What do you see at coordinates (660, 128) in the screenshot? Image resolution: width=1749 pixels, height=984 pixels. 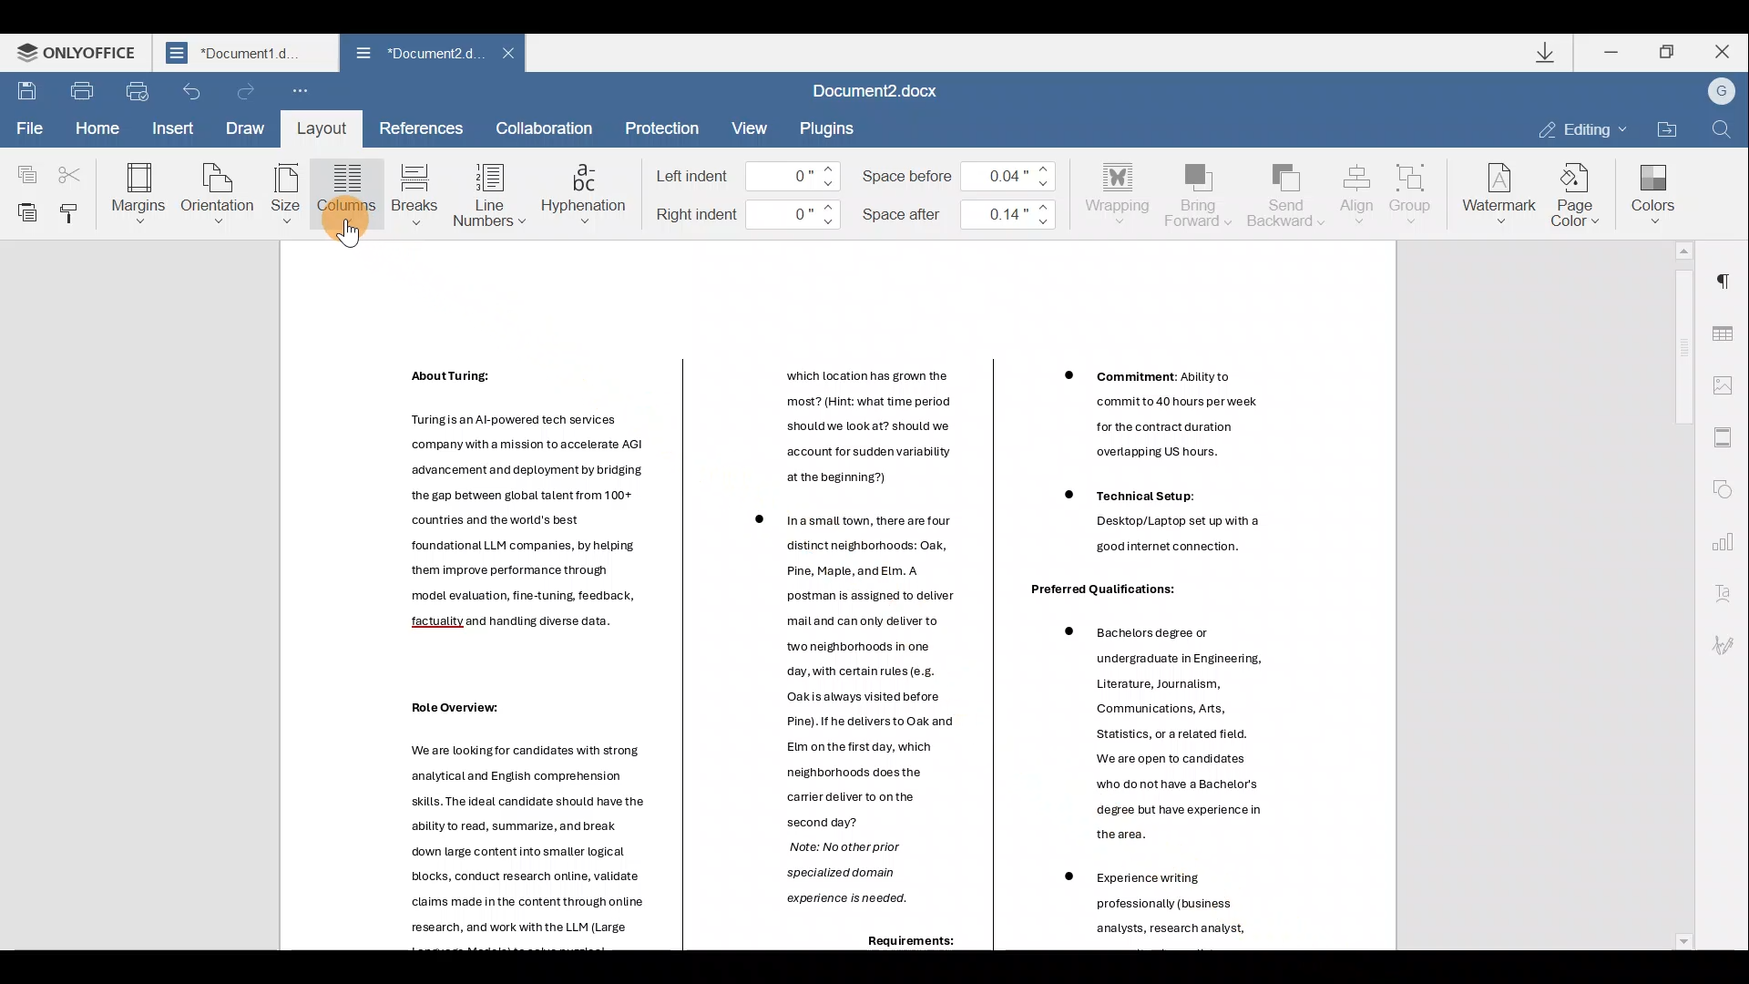 I see `Protection` at bounding box center [660, 128].